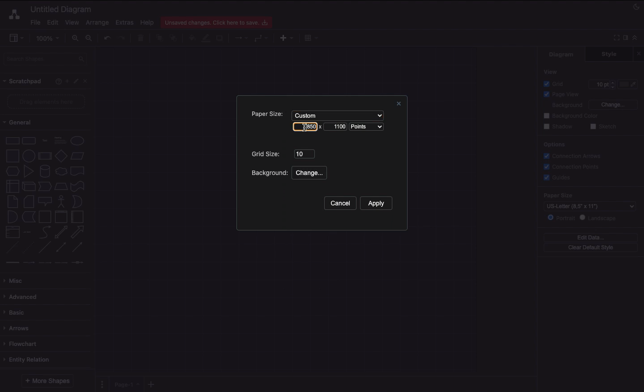 This screenshot has height=392, width=644. I want to click on Hexagon, so click(12, 171).